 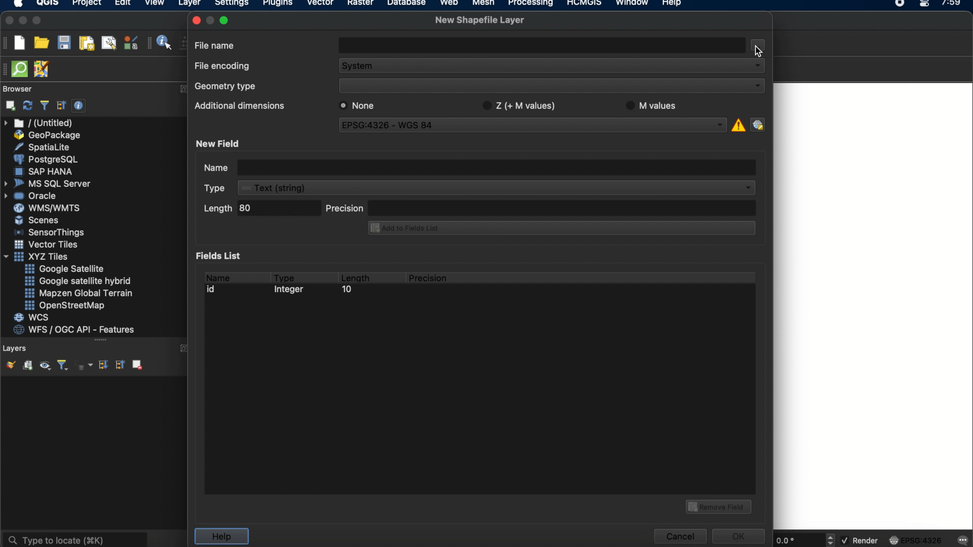 I want to click on 10, so click(x=346, y=291).